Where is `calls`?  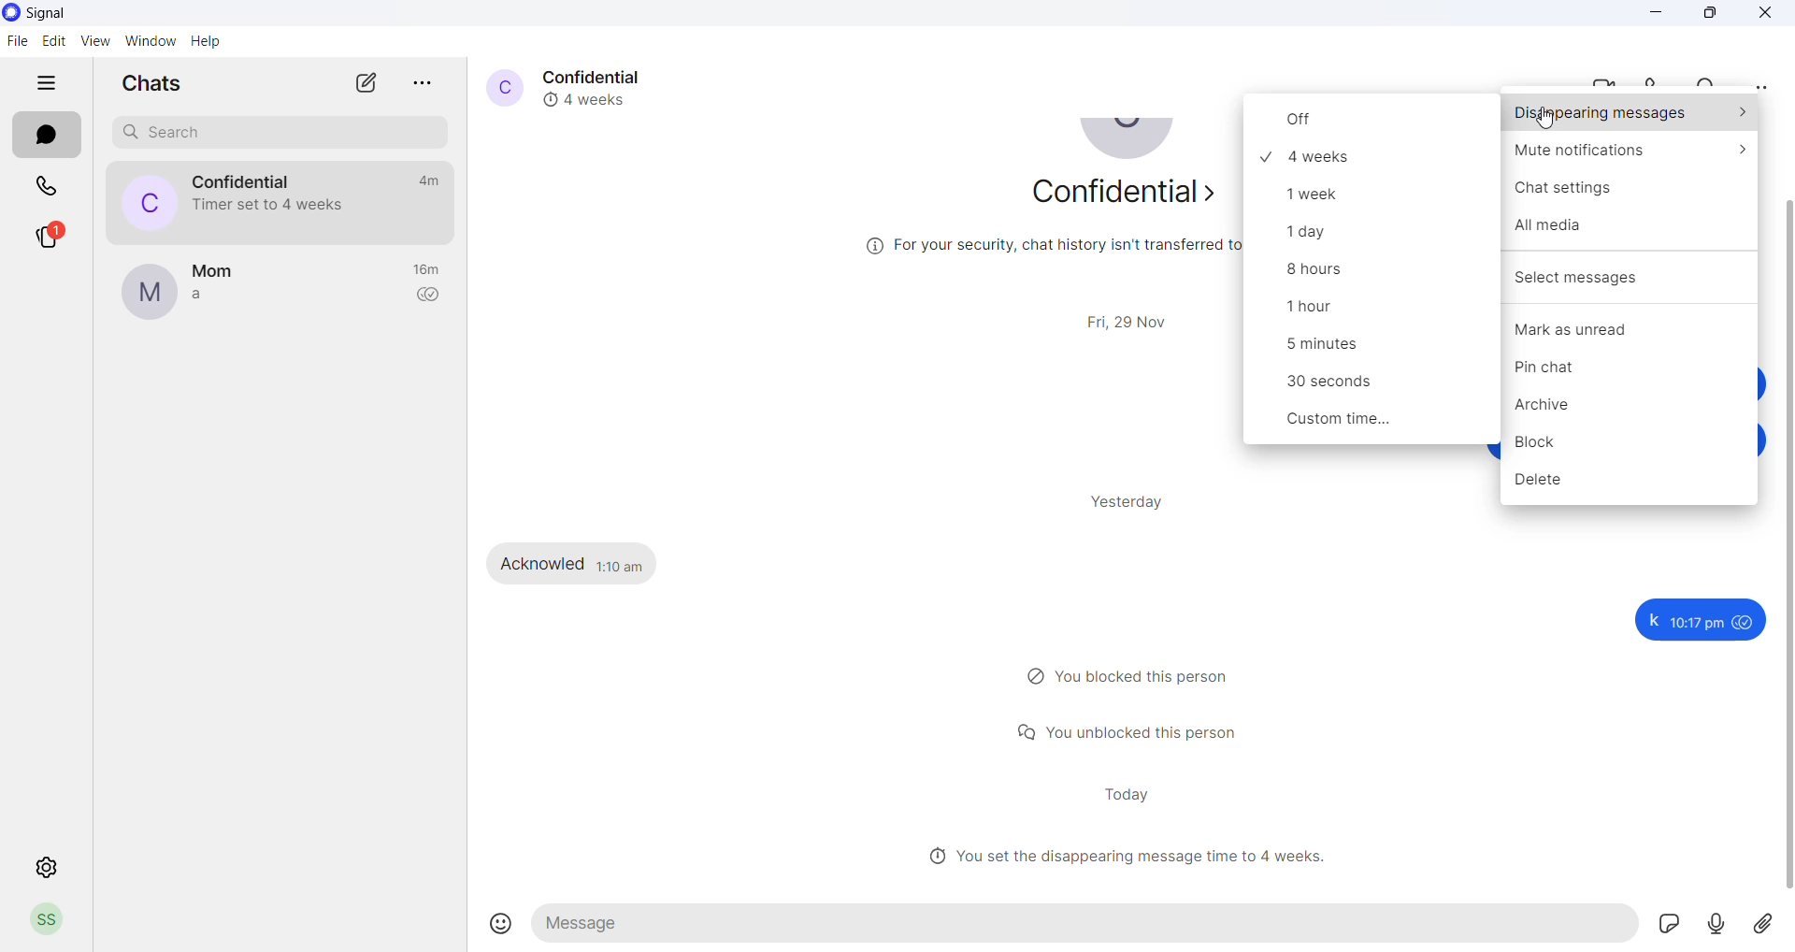
calls is located at coordinates (1662, 79).